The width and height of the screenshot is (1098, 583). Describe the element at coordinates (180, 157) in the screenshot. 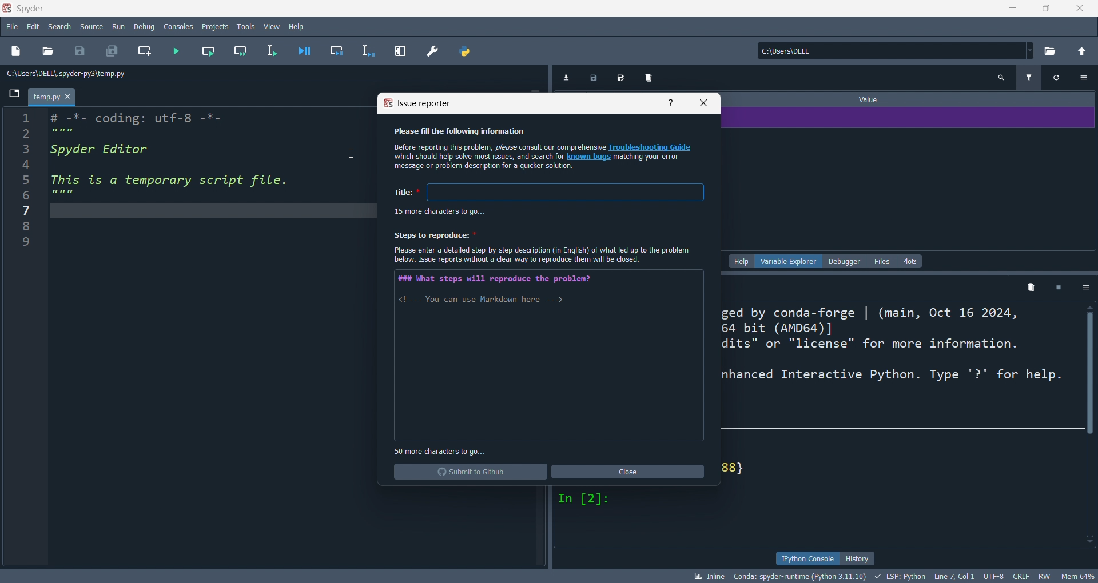

I see `# -*- coding: utf-8 -*-
Spyder Editor
This is a temporary script file.` at that location.